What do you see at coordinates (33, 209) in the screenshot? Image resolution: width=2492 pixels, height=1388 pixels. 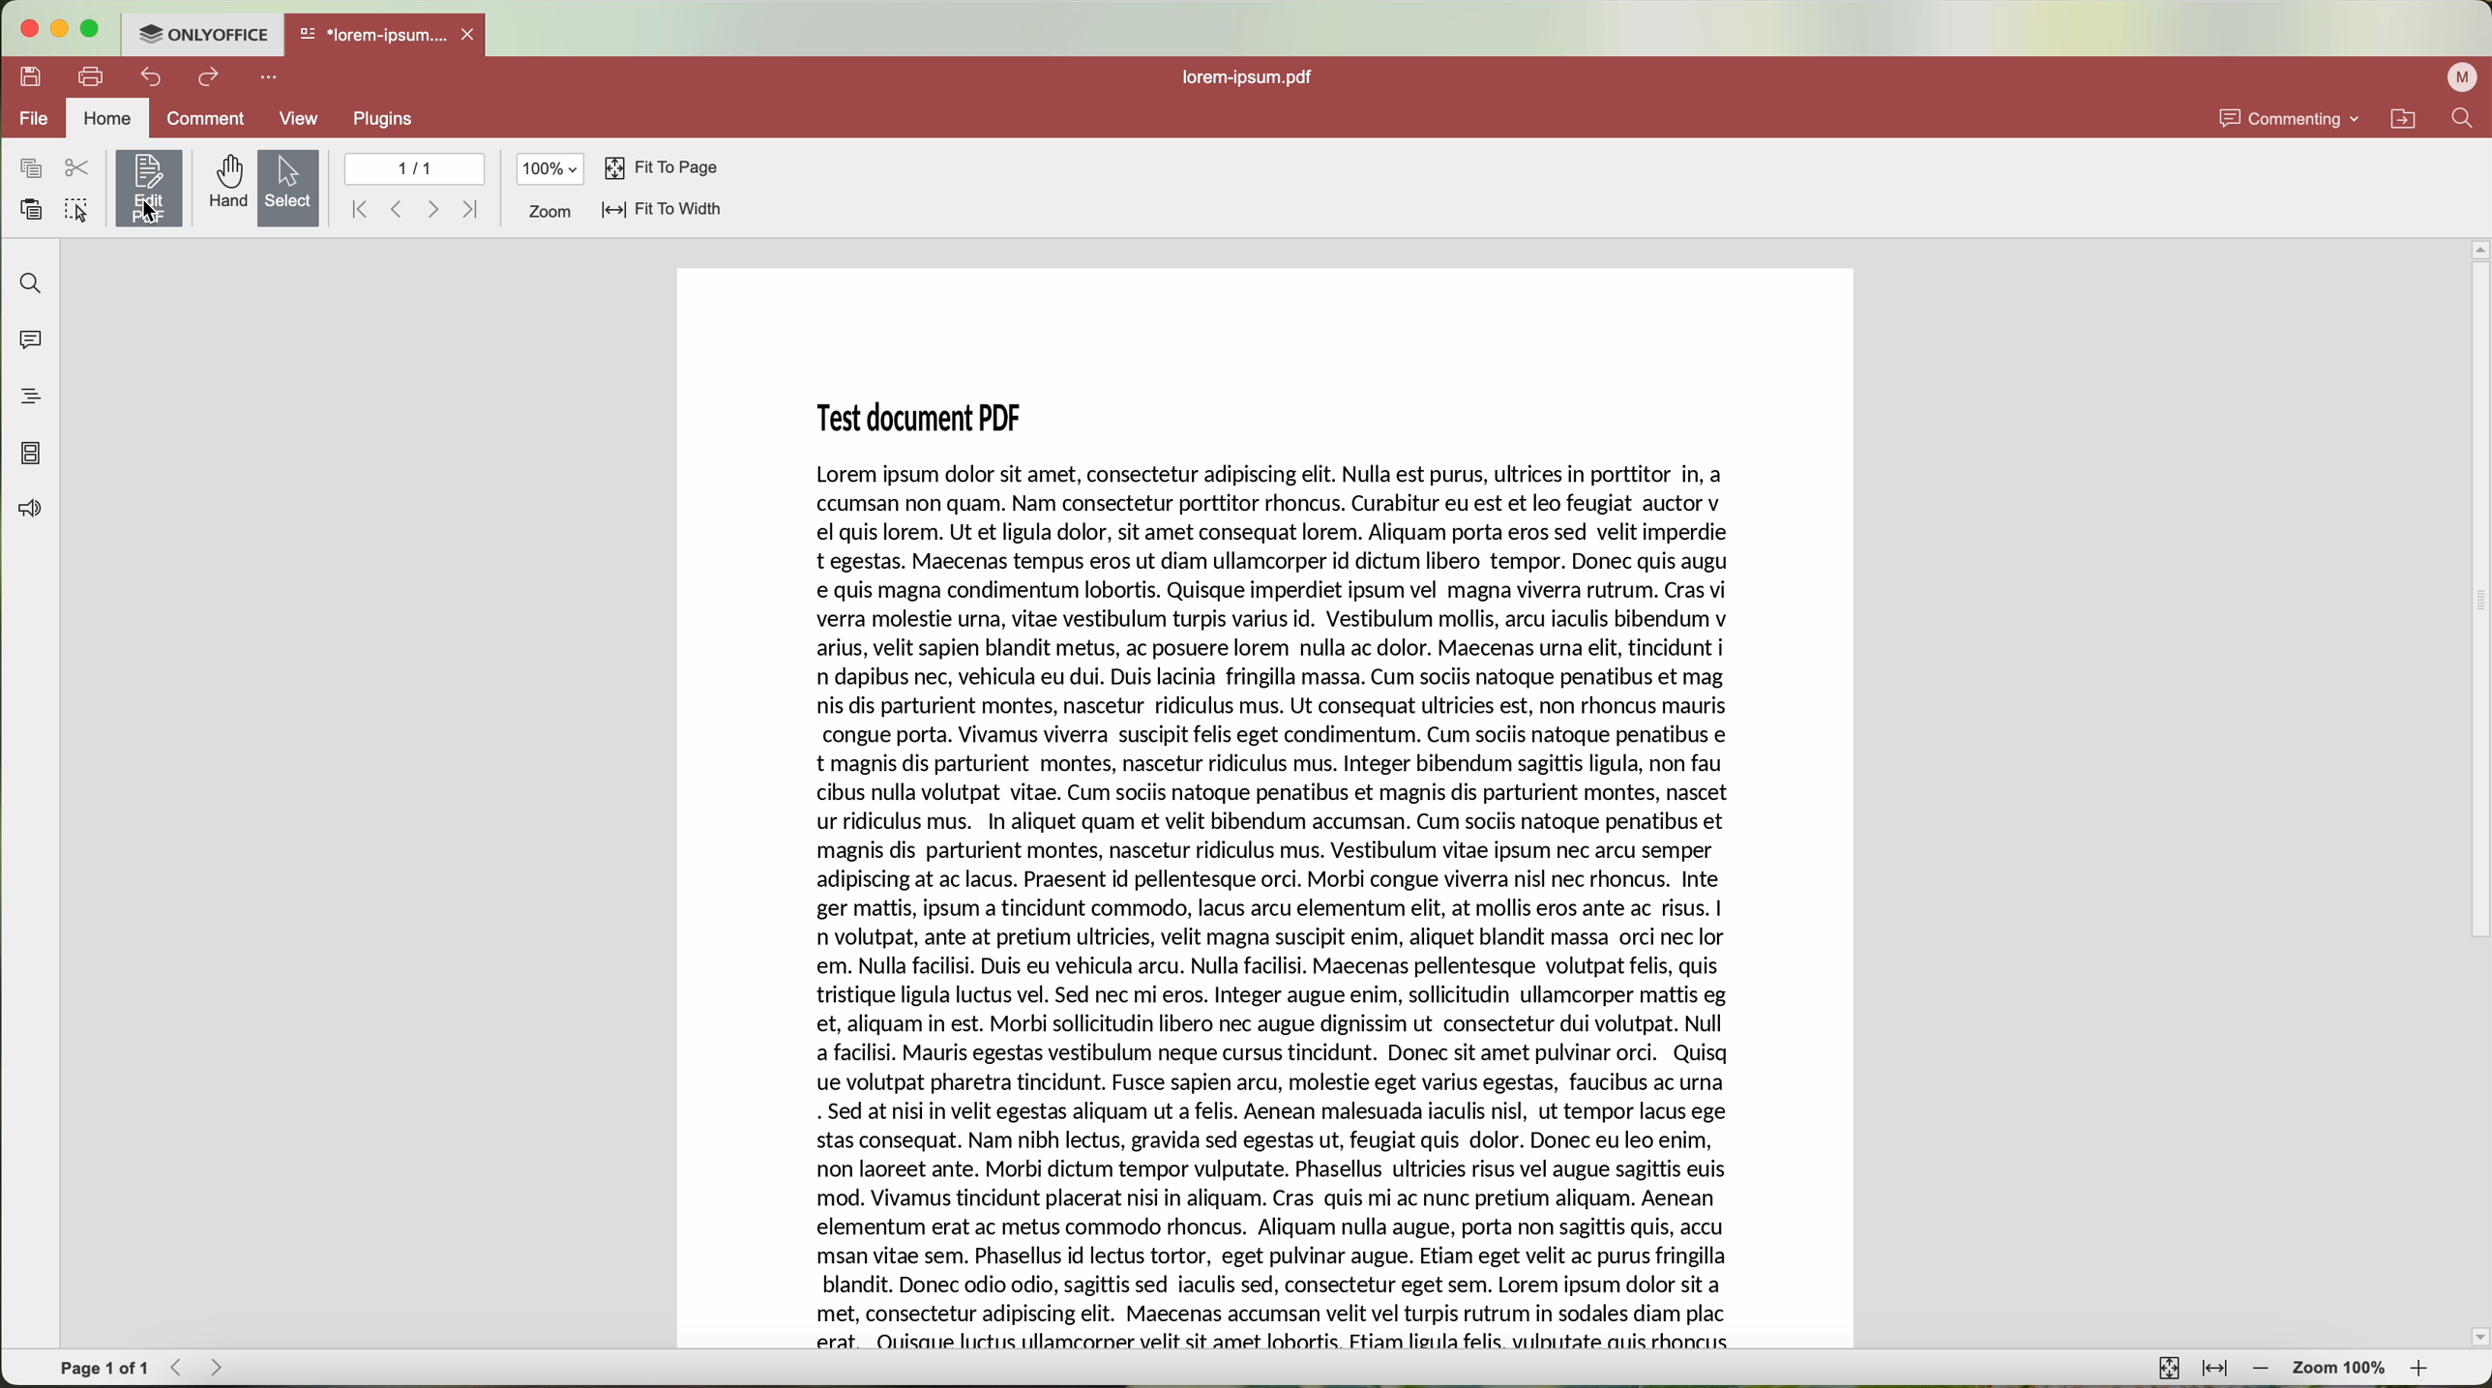 I see `paste` at bounding box center [33, 209].